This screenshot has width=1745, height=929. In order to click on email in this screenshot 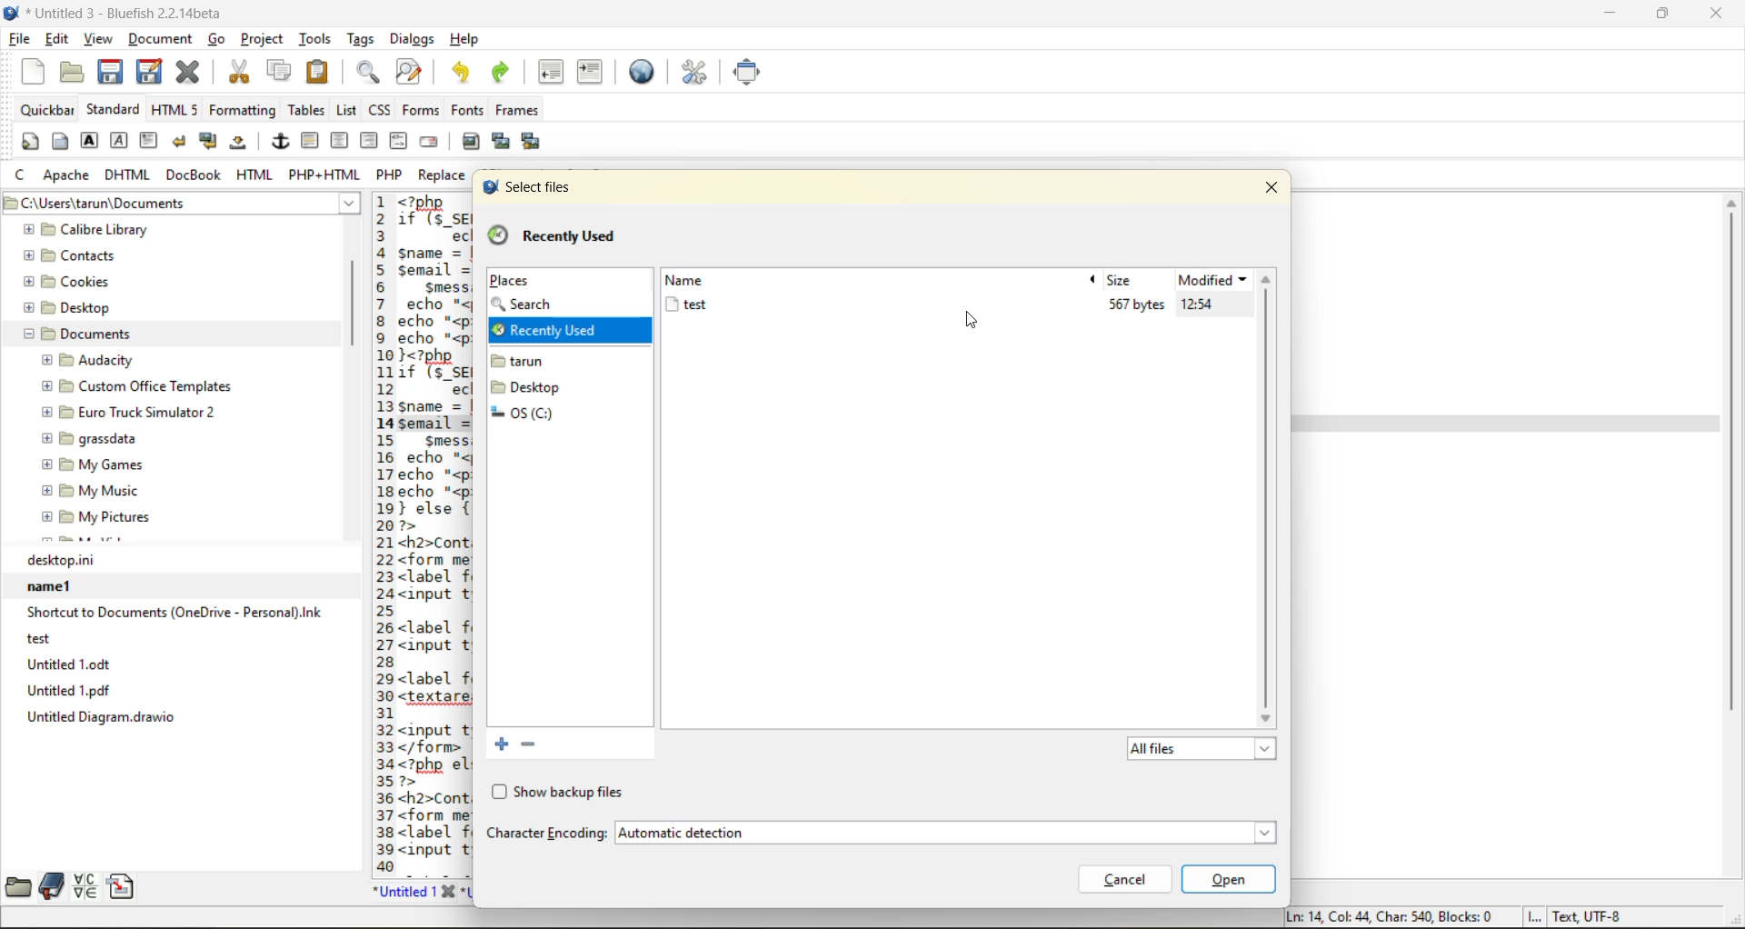, I will do `click(432, 141)`.